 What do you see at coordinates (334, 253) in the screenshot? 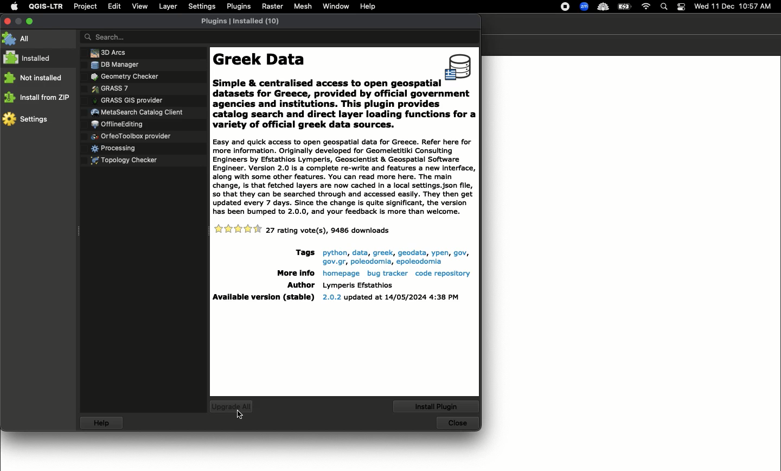
I see `python,` at bounding box center [334, 253].